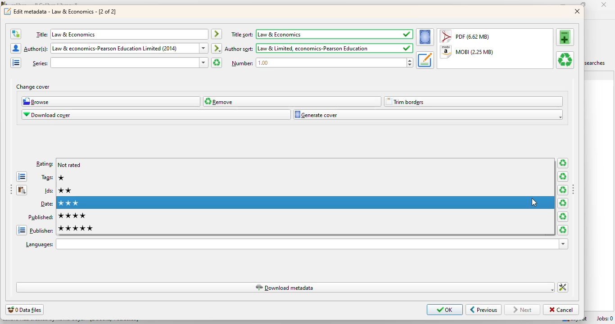 The image size is (615, 324). I want to click on Not rated, so click(69, 165).